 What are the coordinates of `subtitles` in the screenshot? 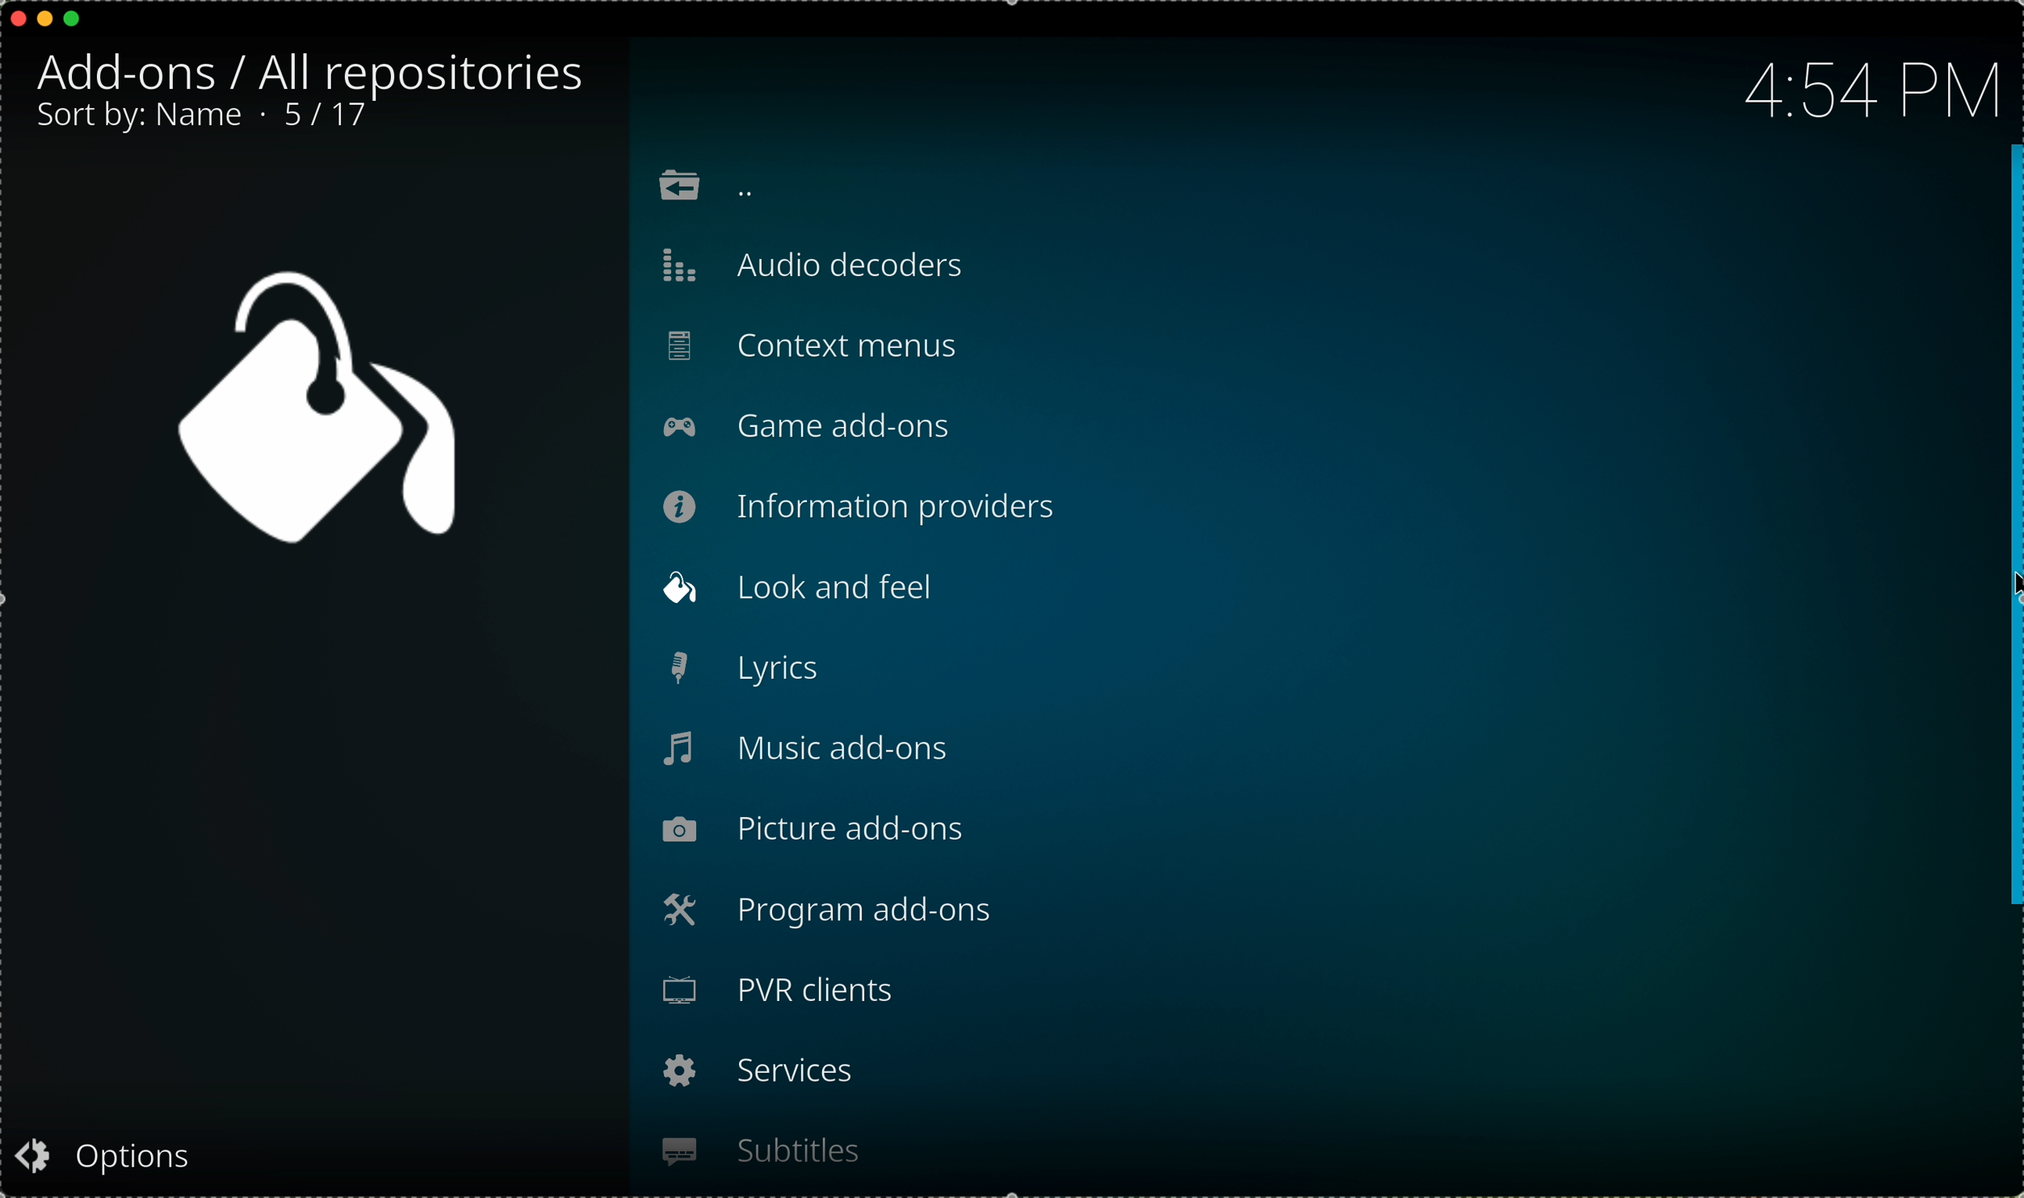 It's located at (760, 1153).